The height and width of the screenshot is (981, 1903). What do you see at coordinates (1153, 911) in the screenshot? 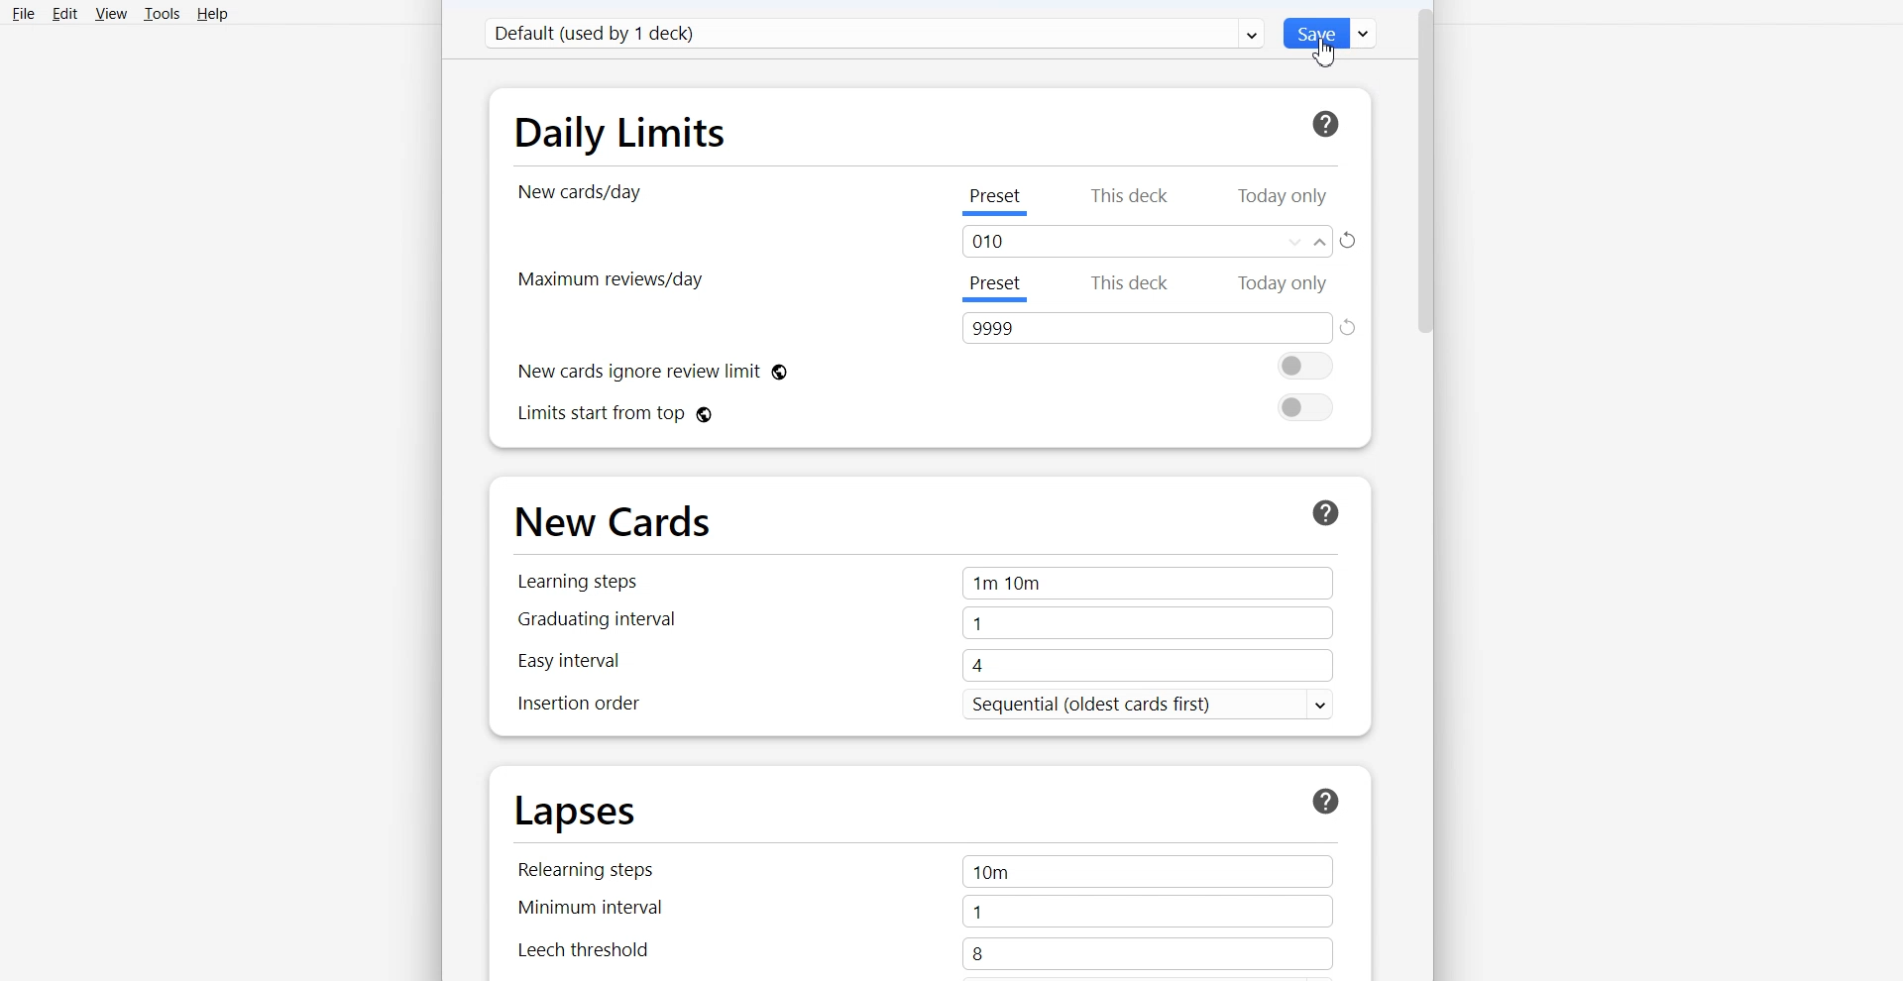
I see `1` at bounding box center [1153, 911].